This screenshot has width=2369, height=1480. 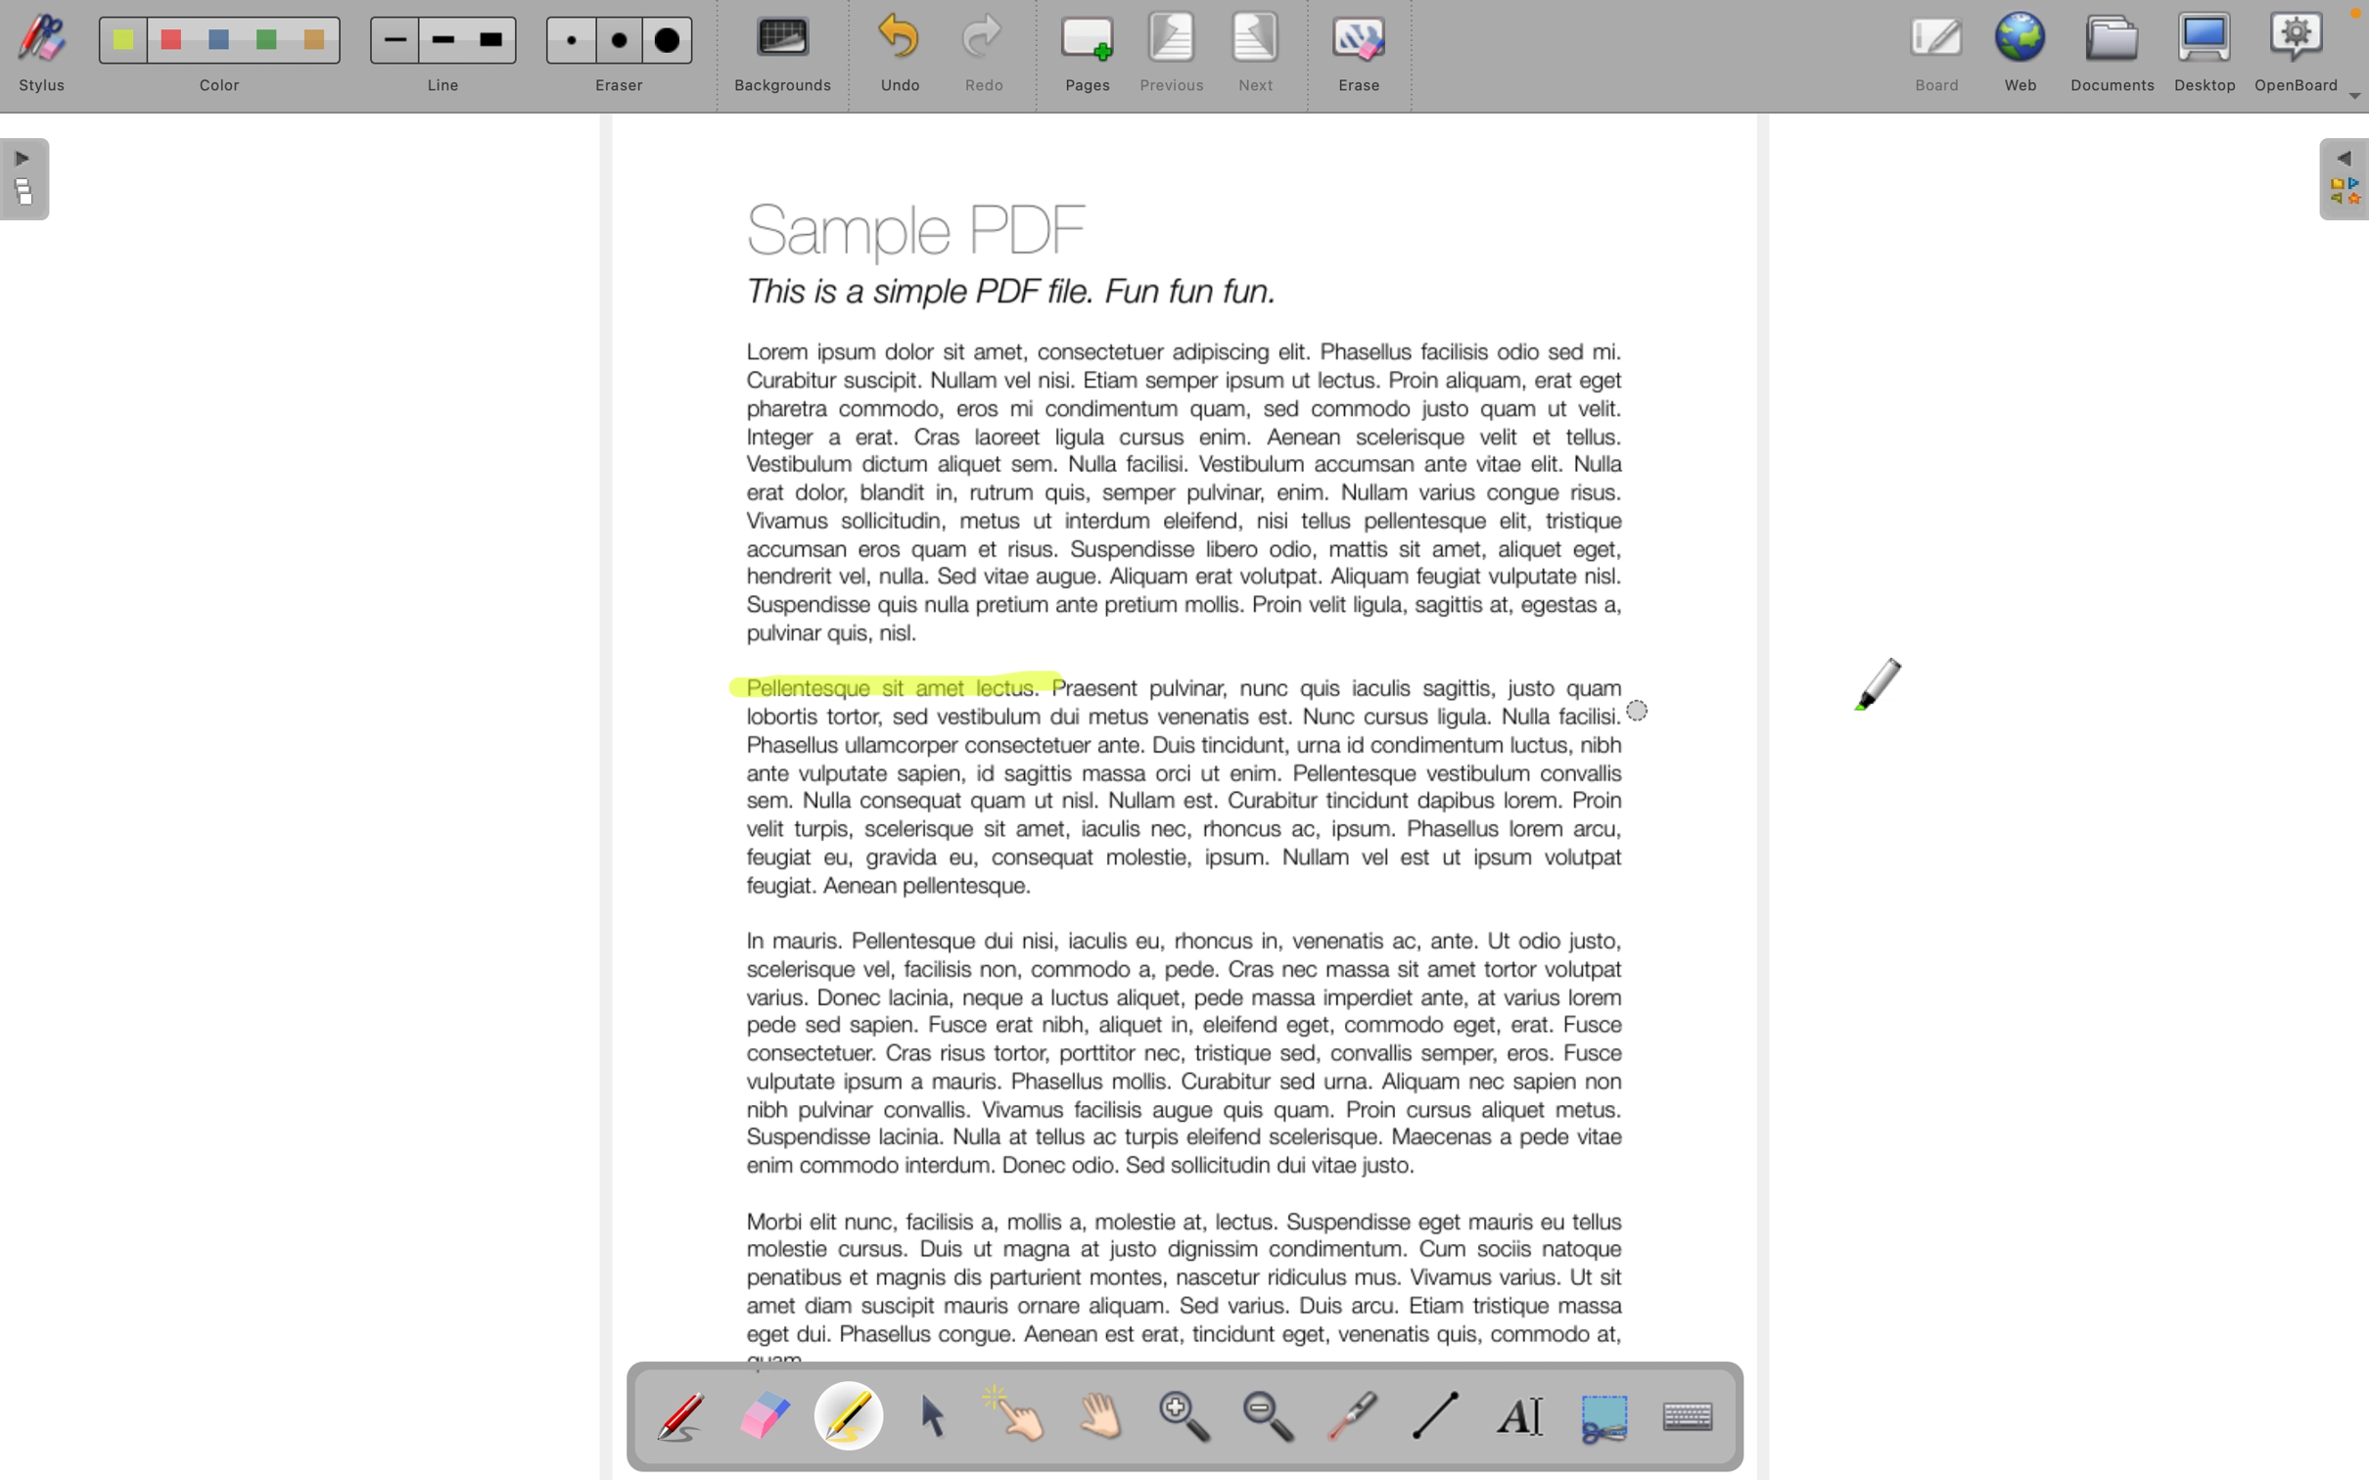 I want to click on text, so click(x=1349, y=692).